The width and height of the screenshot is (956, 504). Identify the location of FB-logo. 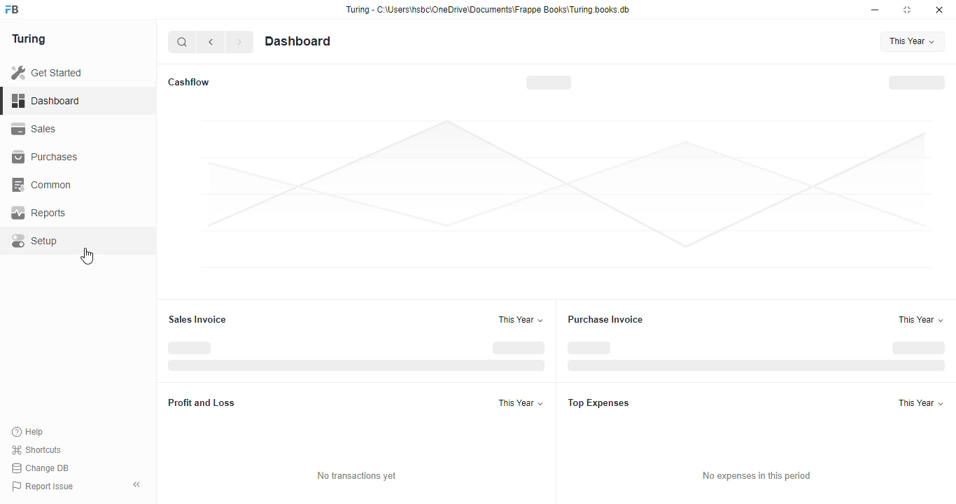
(12, 9).